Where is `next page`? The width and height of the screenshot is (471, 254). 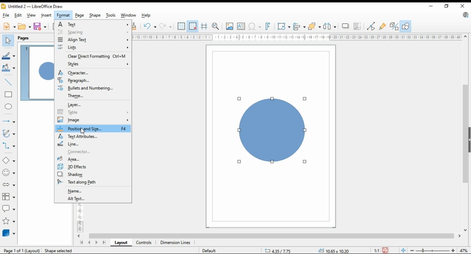 next page is located at coordinates (96, 242).